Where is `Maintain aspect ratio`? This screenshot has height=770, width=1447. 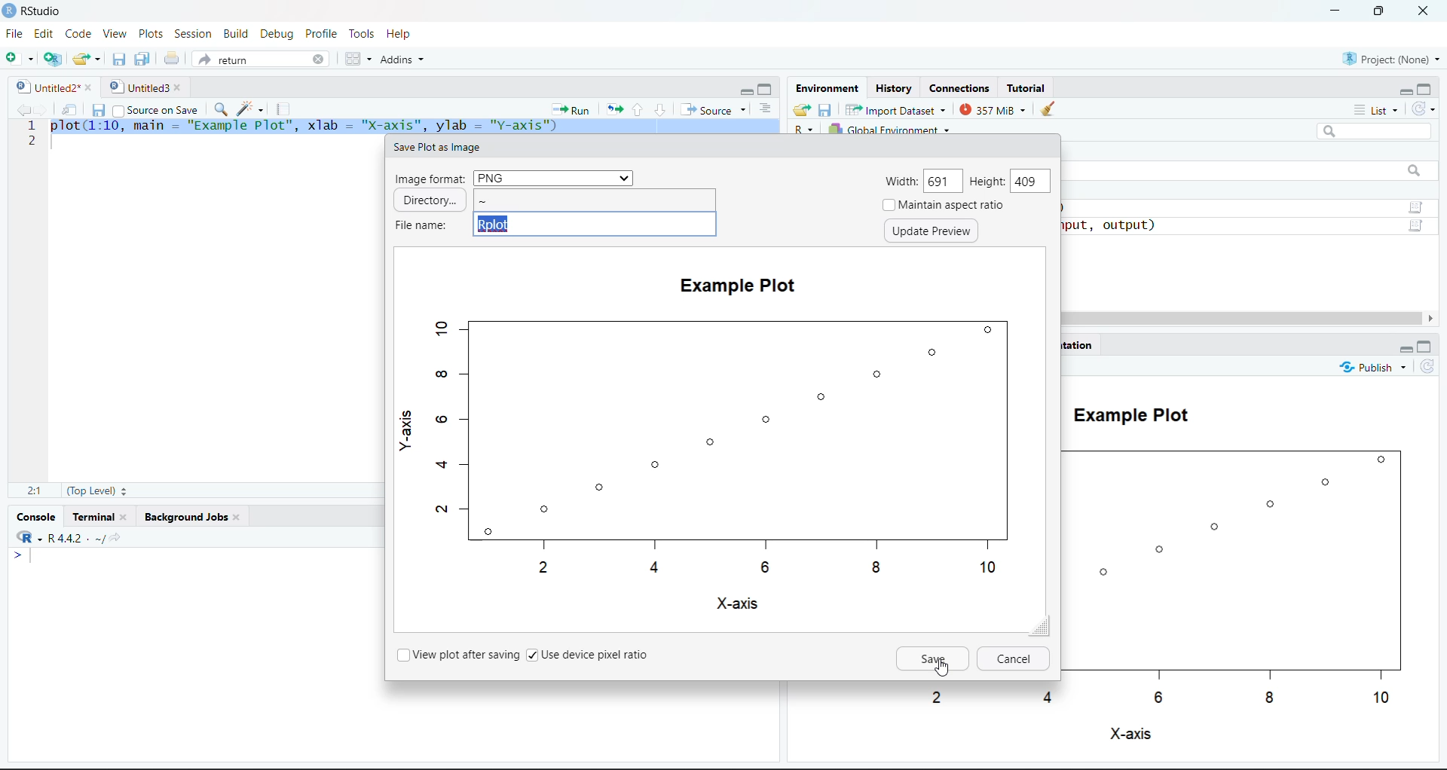
Maintain aspect ratio is located at coordinates (945, 205).